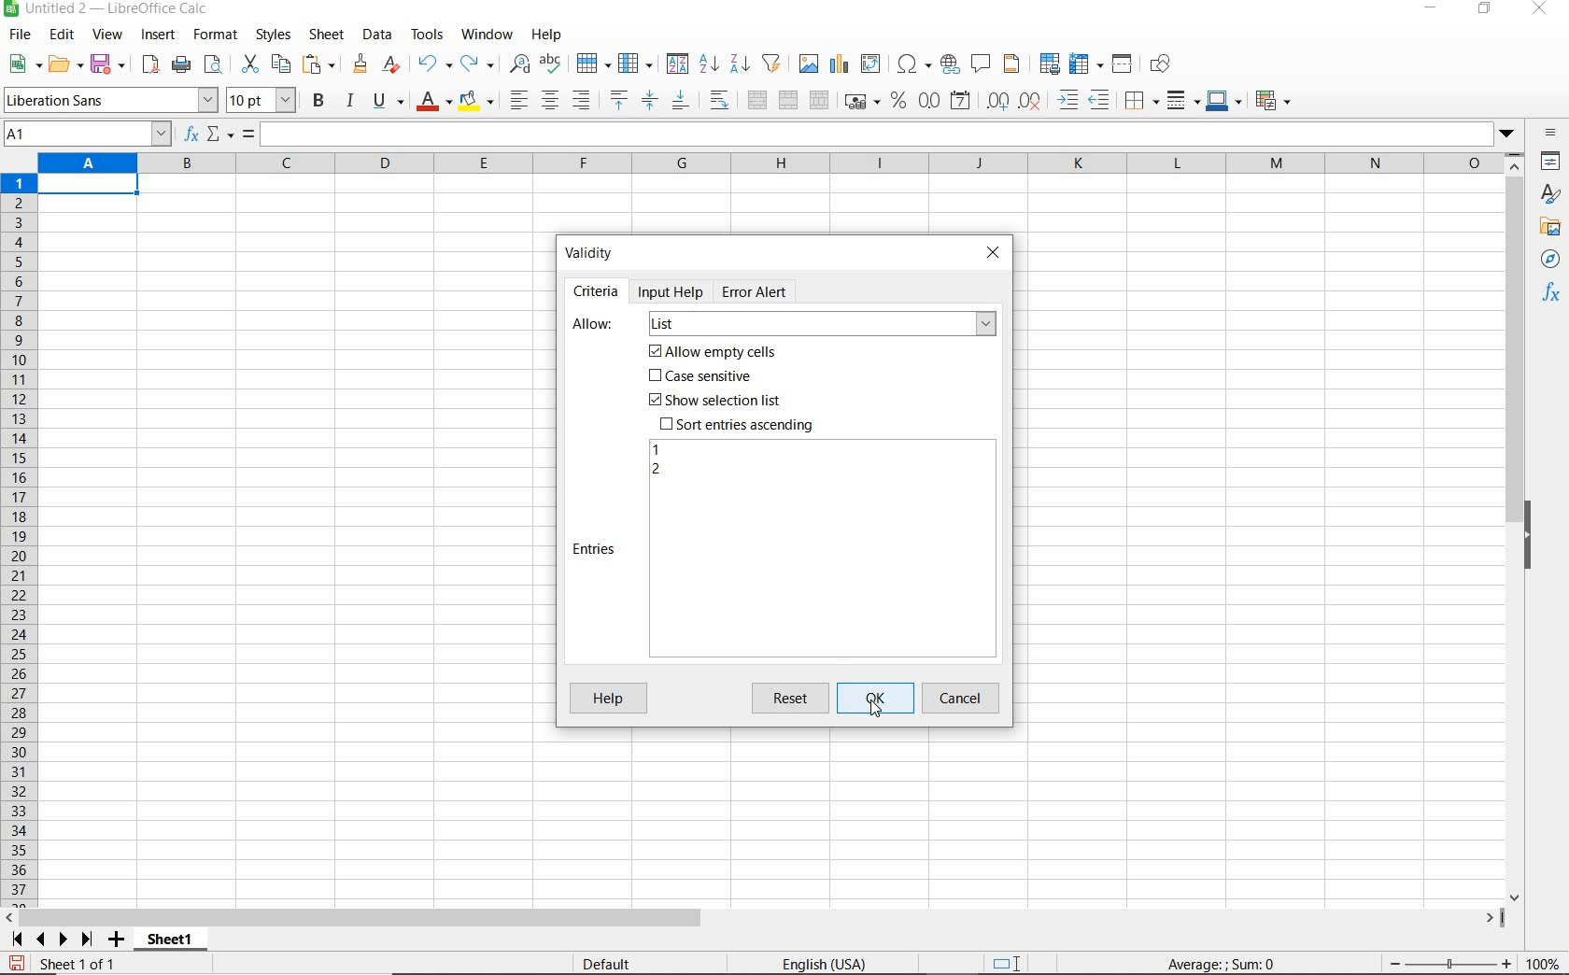 Image resolution: width=1569 pixels, height=975 pixels. What do you see at coordinates (993, 250) in the screenshot?
I see `close` at bounding box center [993, 250].